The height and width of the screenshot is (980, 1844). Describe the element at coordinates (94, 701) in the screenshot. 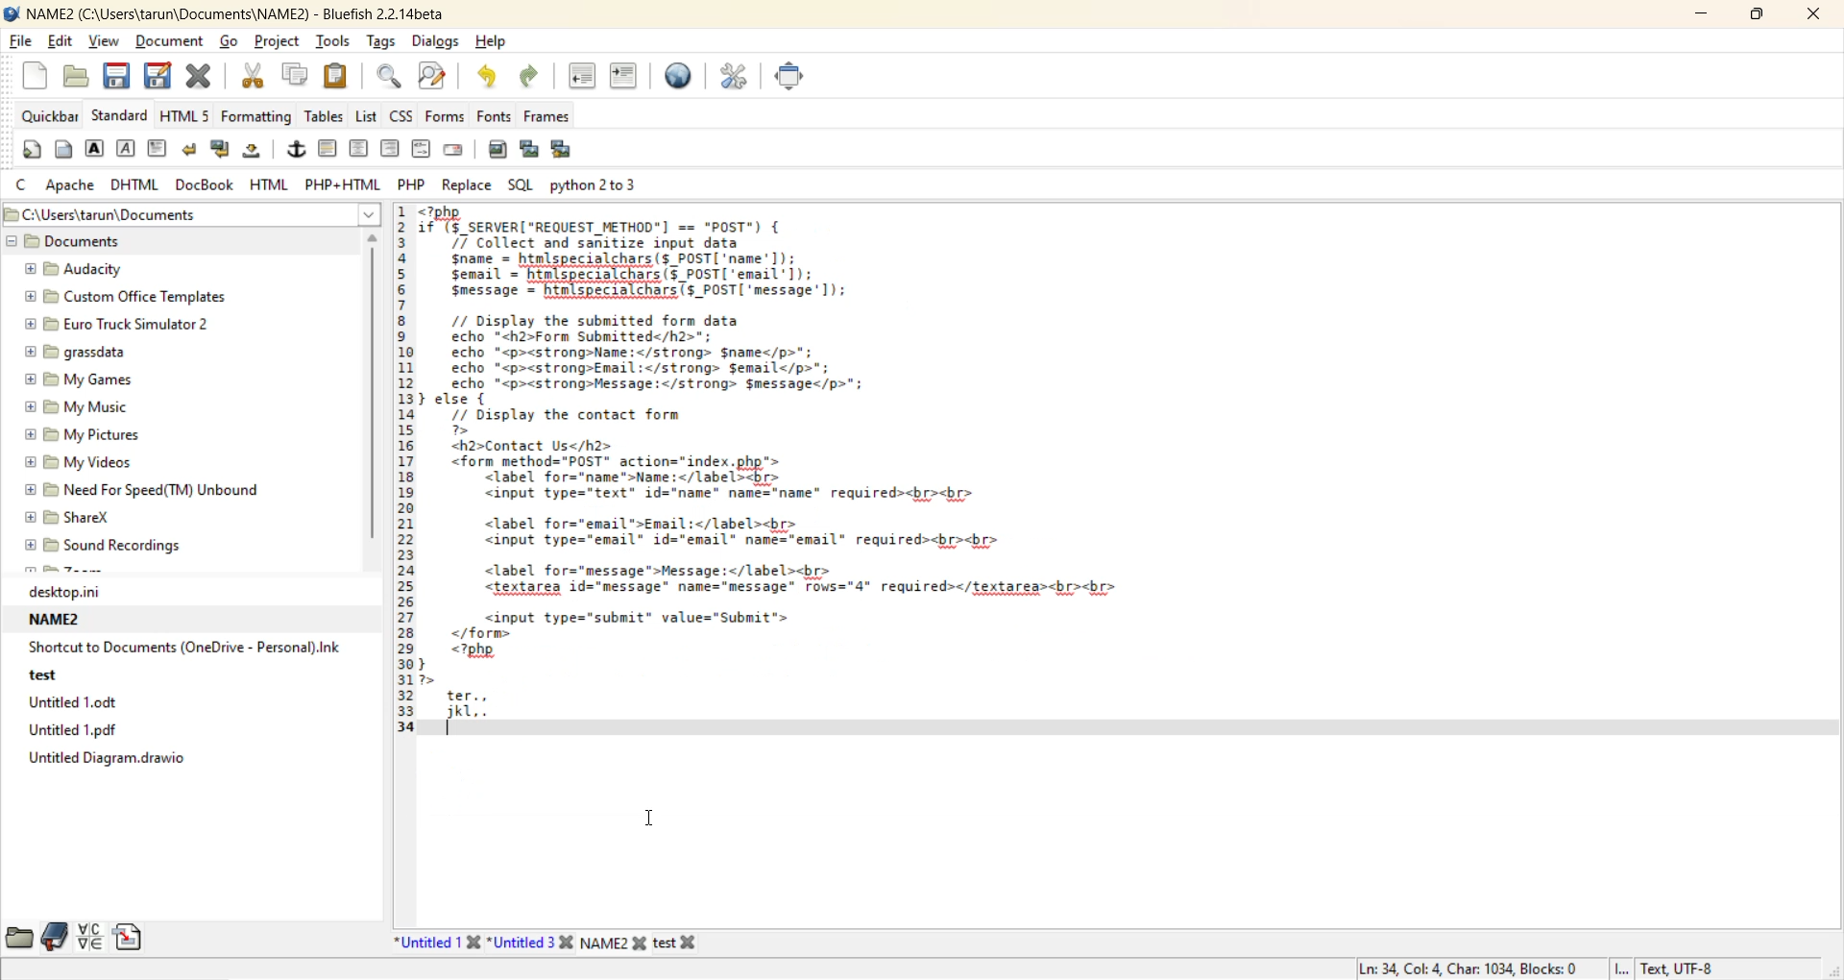

I see `Untitled 1.0dt` at that location.